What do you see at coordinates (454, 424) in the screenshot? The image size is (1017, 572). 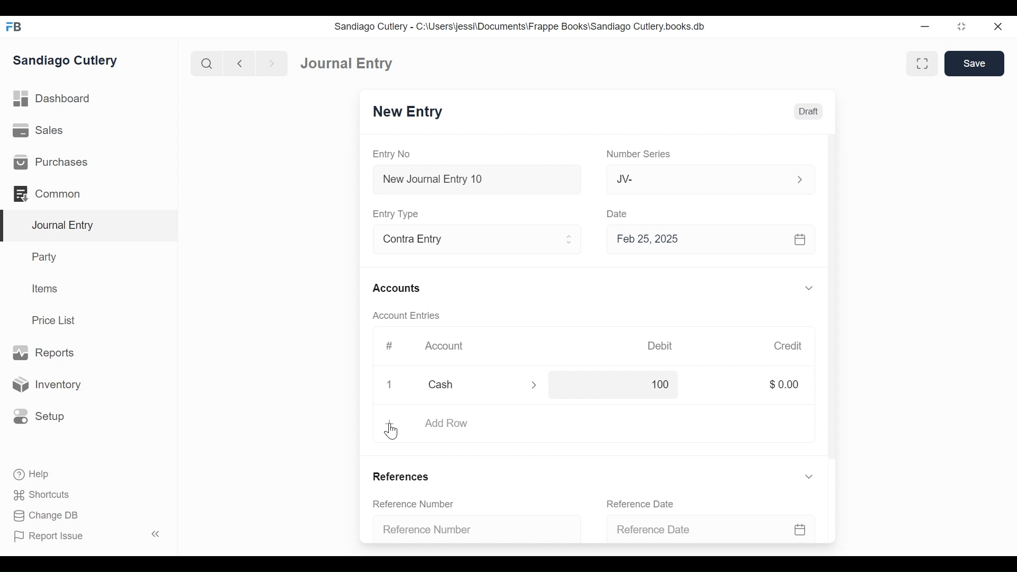 I see `Add Row` at bounding box center [454, 424].